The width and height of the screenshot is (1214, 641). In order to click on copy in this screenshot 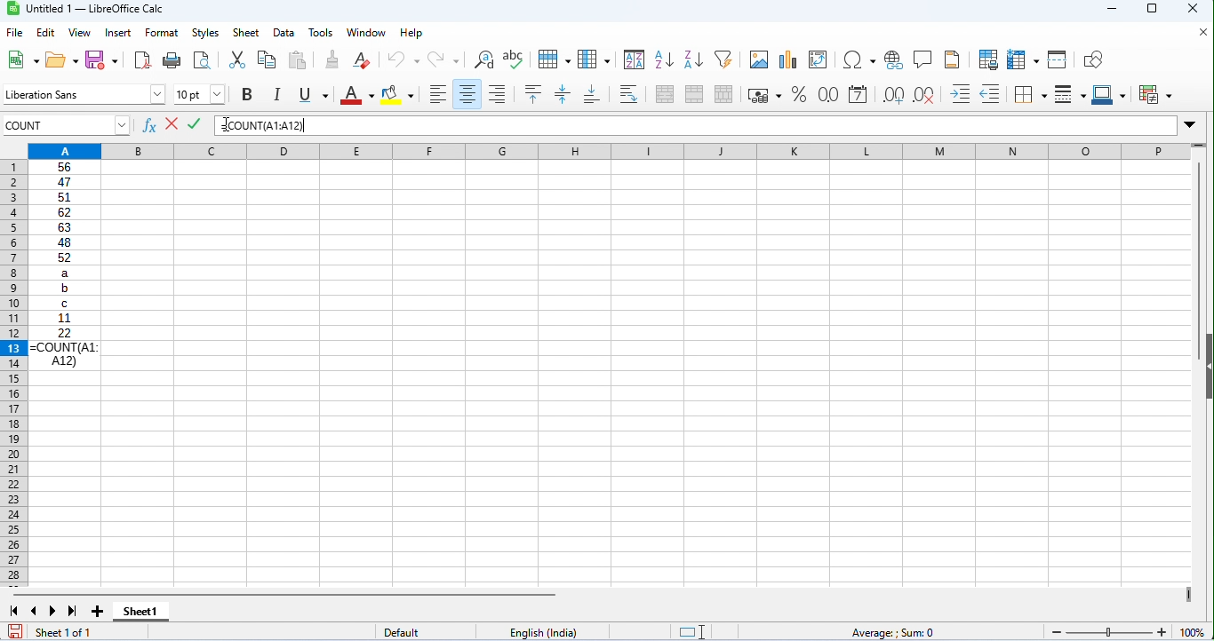, I will do `click(267, 60)`.